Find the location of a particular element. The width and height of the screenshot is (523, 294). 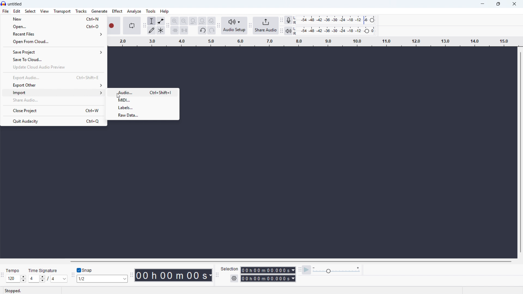

view  is located at coordinates (44, 11).